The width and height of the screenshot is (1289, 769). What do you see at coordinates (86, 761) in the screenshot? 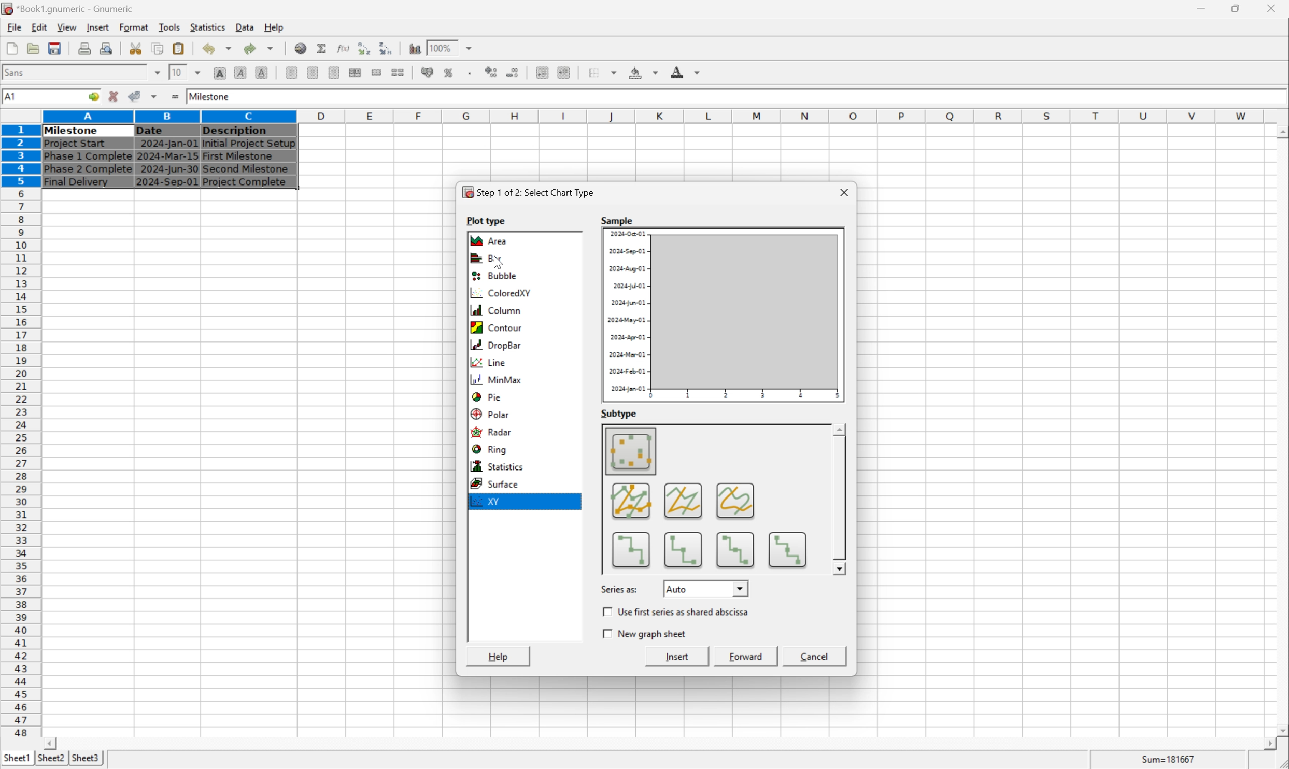
I see `sheet3` at bounding box center [86, 761].